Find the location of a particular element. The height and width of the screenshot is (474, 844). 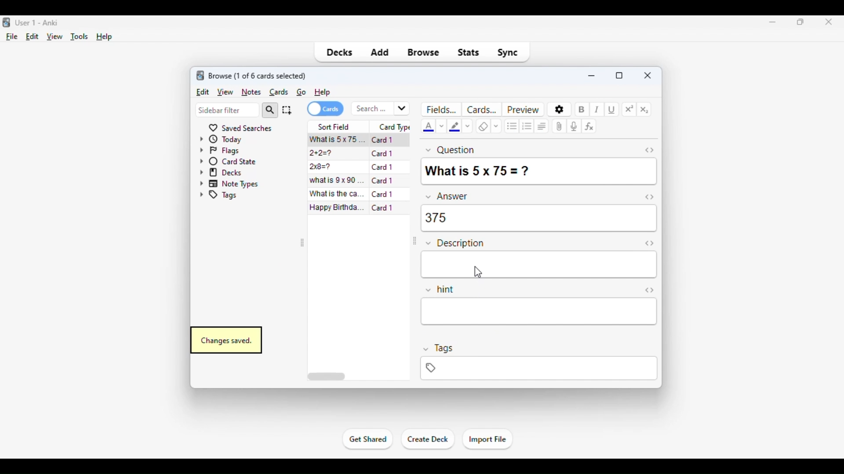

question is located at coordinates (451, 151).